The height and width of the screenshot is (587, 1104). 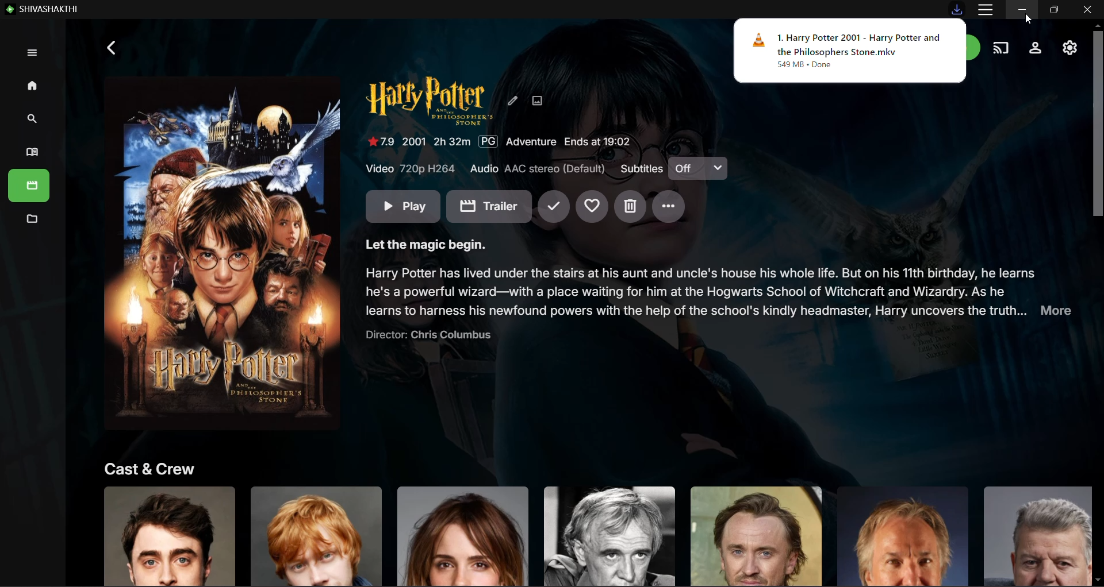 I want to click on Movie Image - Click to Play, so click(x=223, y=254).